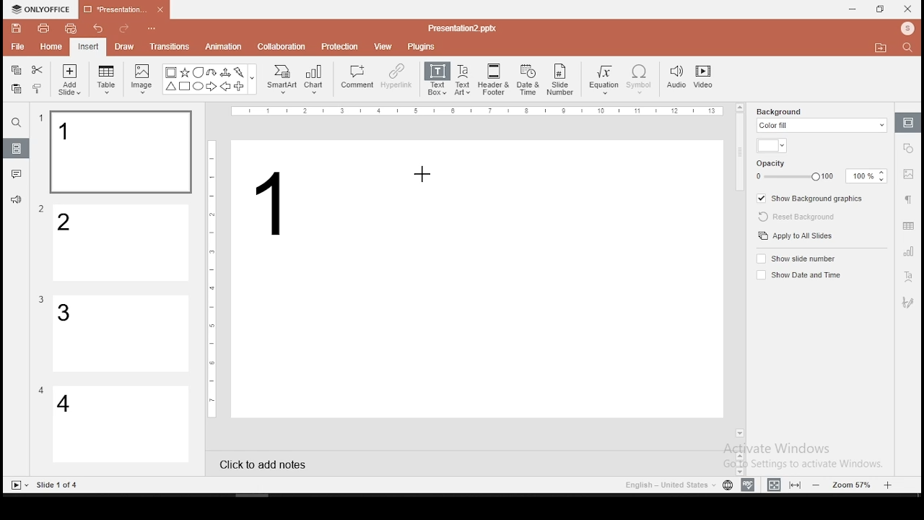 This screenshot has width=924, height=520. I want to click on , so click(253, 79).